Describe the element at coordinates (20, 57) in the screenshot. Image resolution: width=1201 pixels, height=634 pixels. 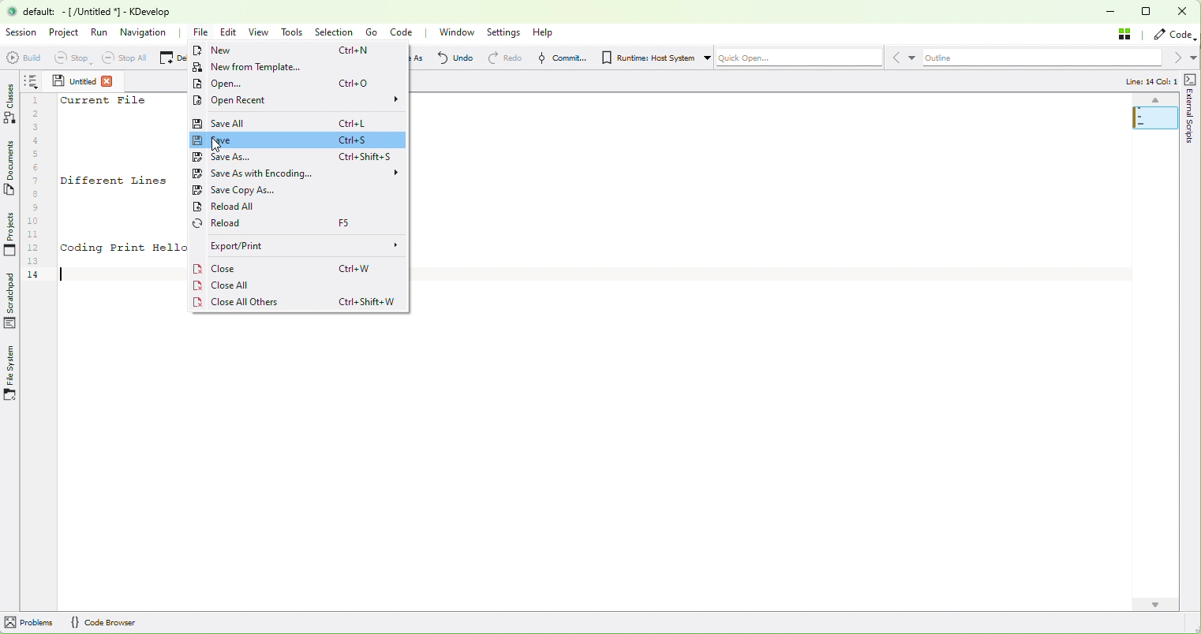
I see `Build` at that location.